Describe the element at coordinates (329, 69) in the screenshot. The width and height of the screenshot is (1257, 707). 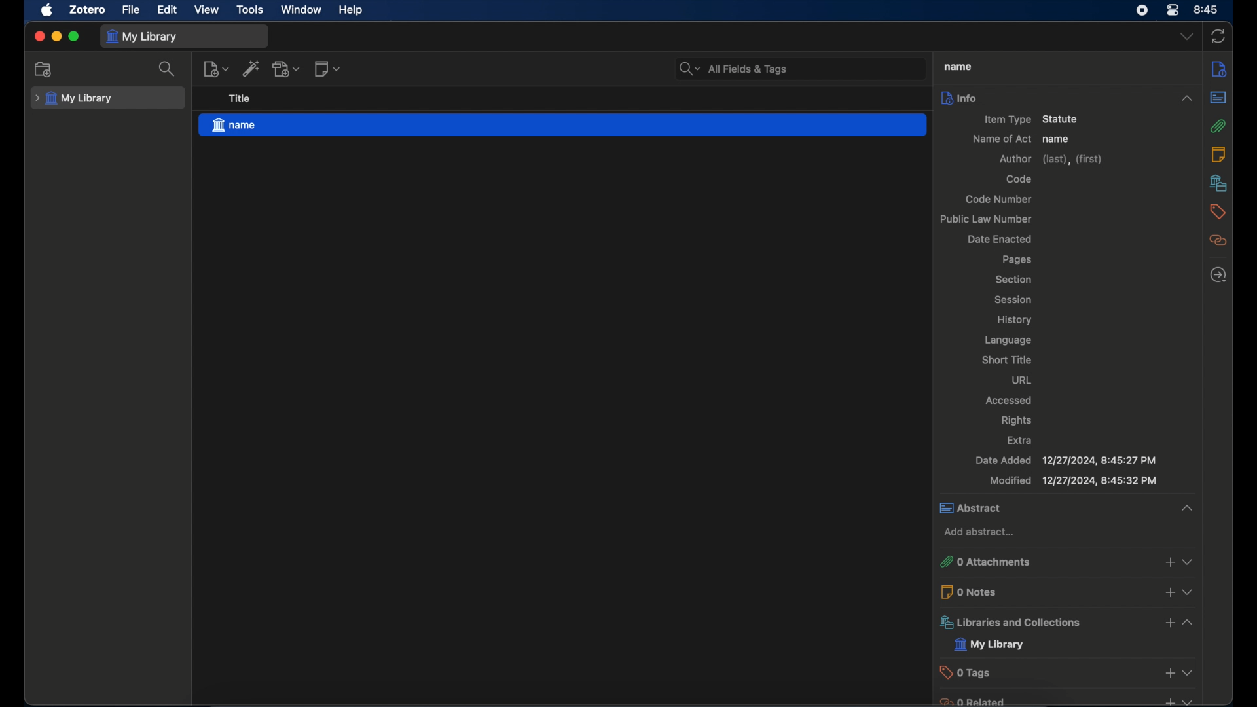
I see `new note` at that location.